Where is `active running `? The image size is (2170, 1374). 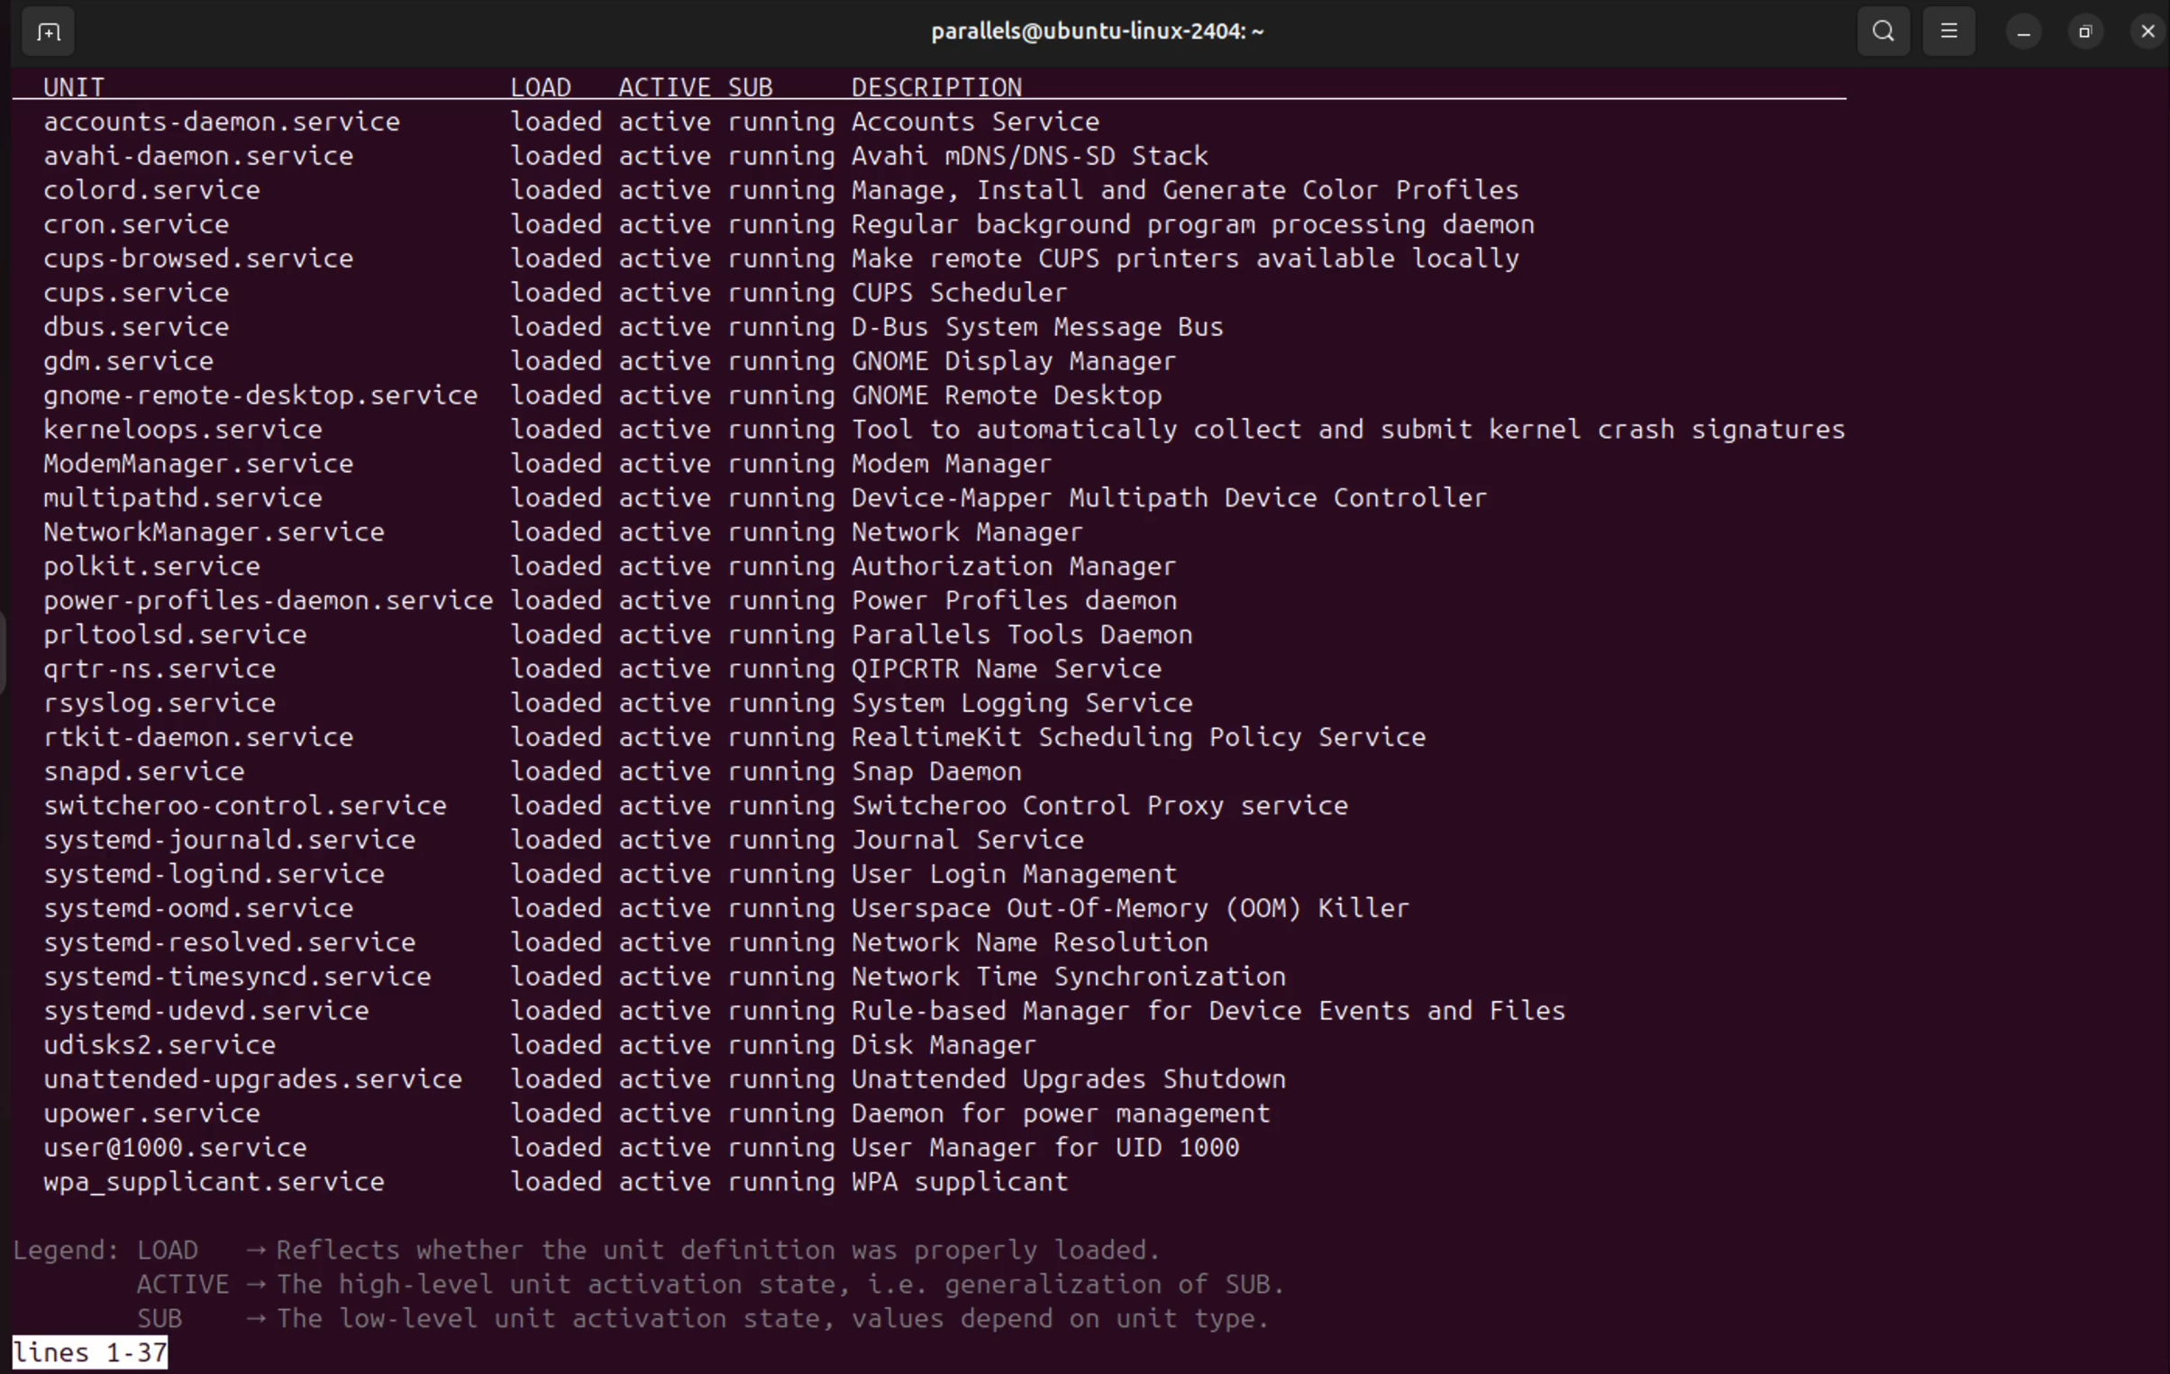 active running  is located at coordinates (1066, 498).